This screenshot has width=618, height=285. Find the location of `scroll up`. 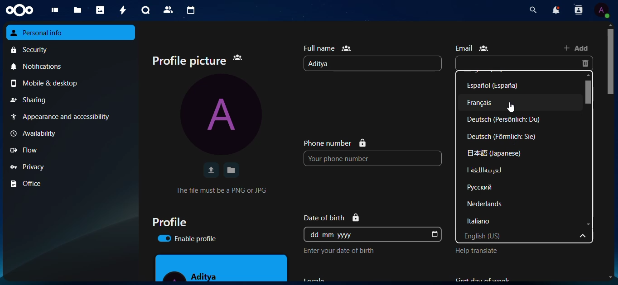

scroll up is located at coordinates (589, 75).